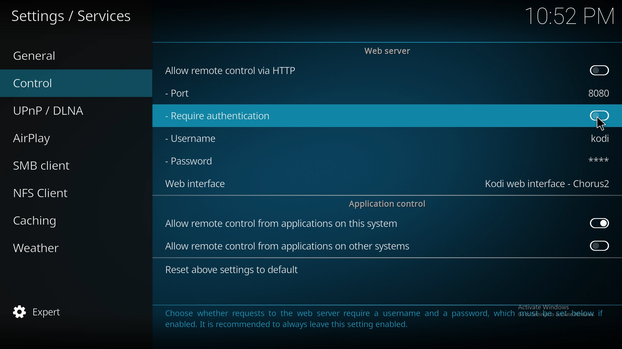 The width and height of the screenshot is (622, 349). Describe the element at coordinates (66, 219) in the screenshot. I see `caching` at that location.